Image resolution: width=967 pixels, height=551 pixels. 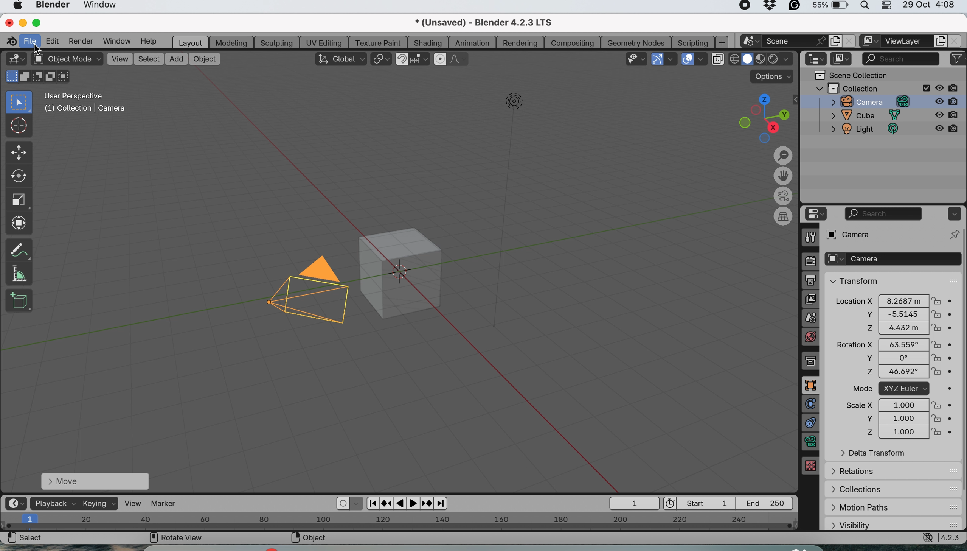 What do you see at coordinates (20, 274) in the screenshot?
I see `measure` at bounding box center [20, 274].